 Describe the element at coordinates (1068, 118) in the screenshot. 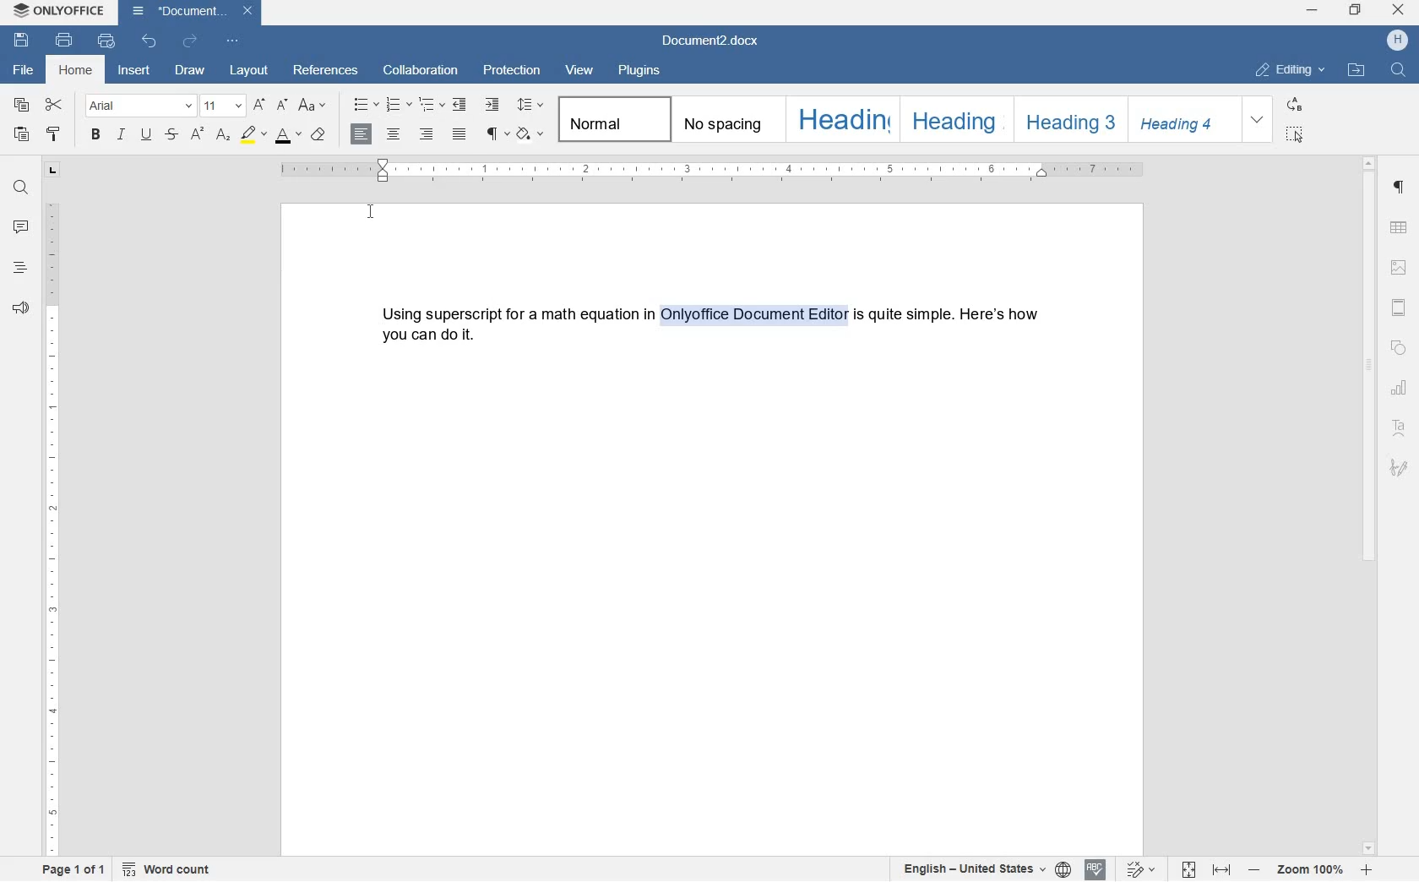

I see `HEADING 3` at that location.